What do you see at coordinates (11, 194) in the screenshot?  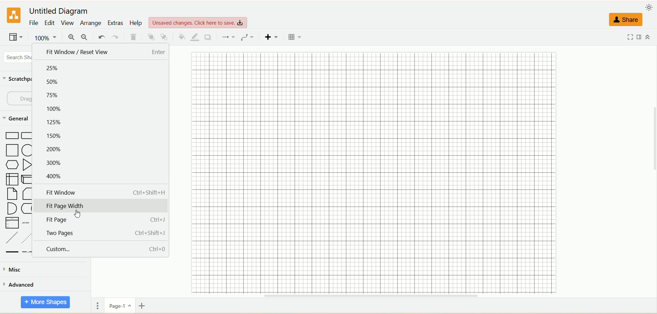 I see `note` at bounding box center [11, 194].